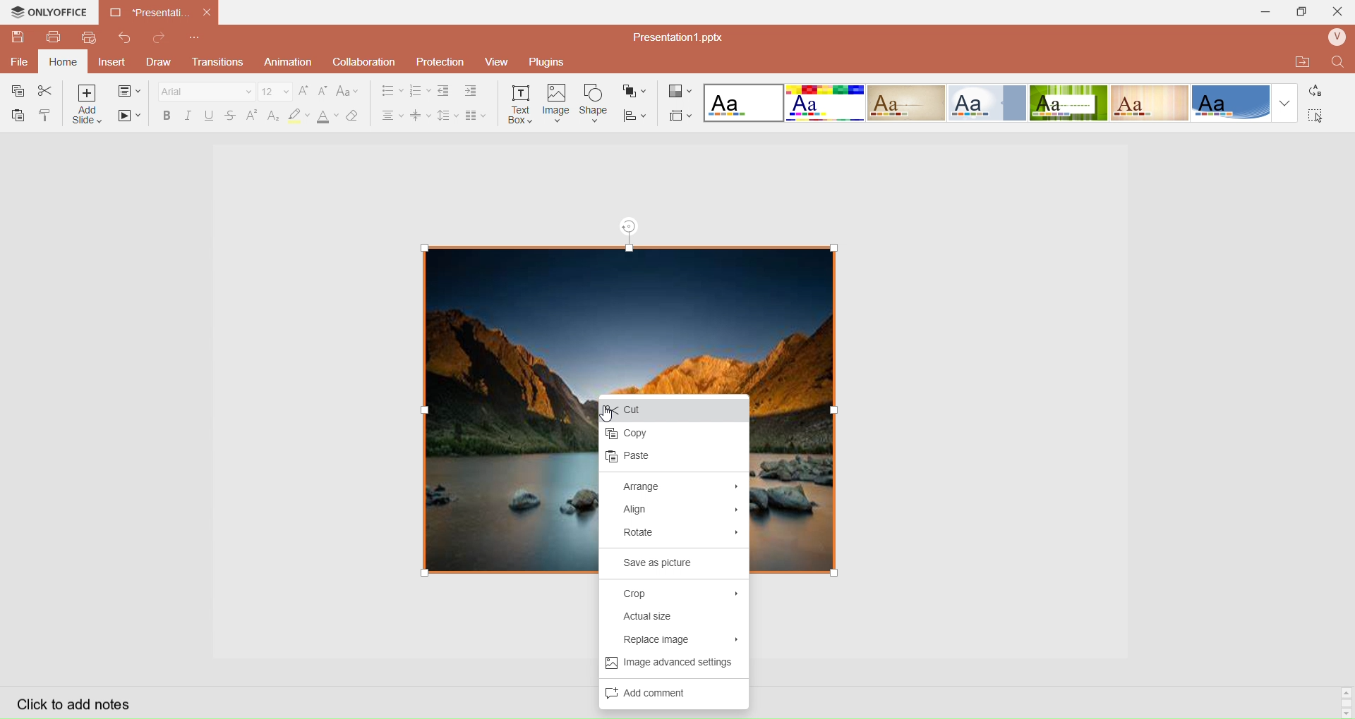 This screenshot has width=1355, height=719. Describe the element at coordinates (195, 38) in the screenshot. I see `Customize Quick Access Toolbar` at that location.